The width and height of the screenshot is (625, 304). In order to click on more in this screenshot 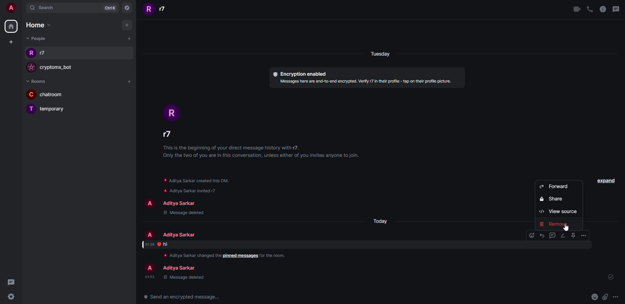, I will do `click(616, 297)`.